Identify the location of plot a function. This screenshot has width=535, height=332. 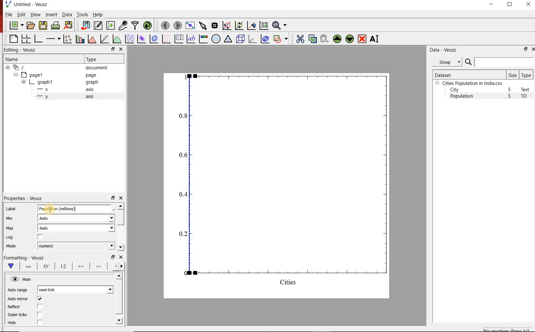
(117, 39).